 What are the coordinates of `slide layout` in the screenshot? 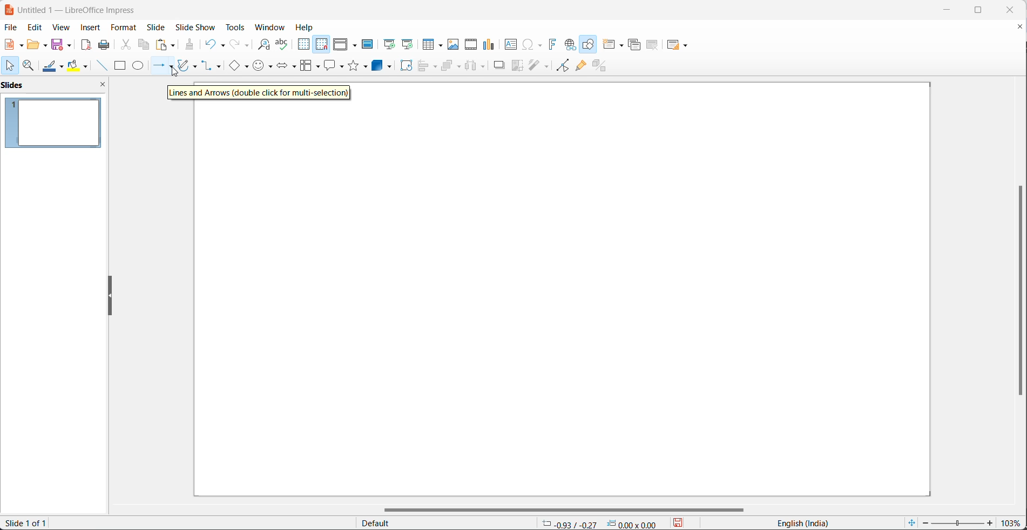 It's located at (678, 45).